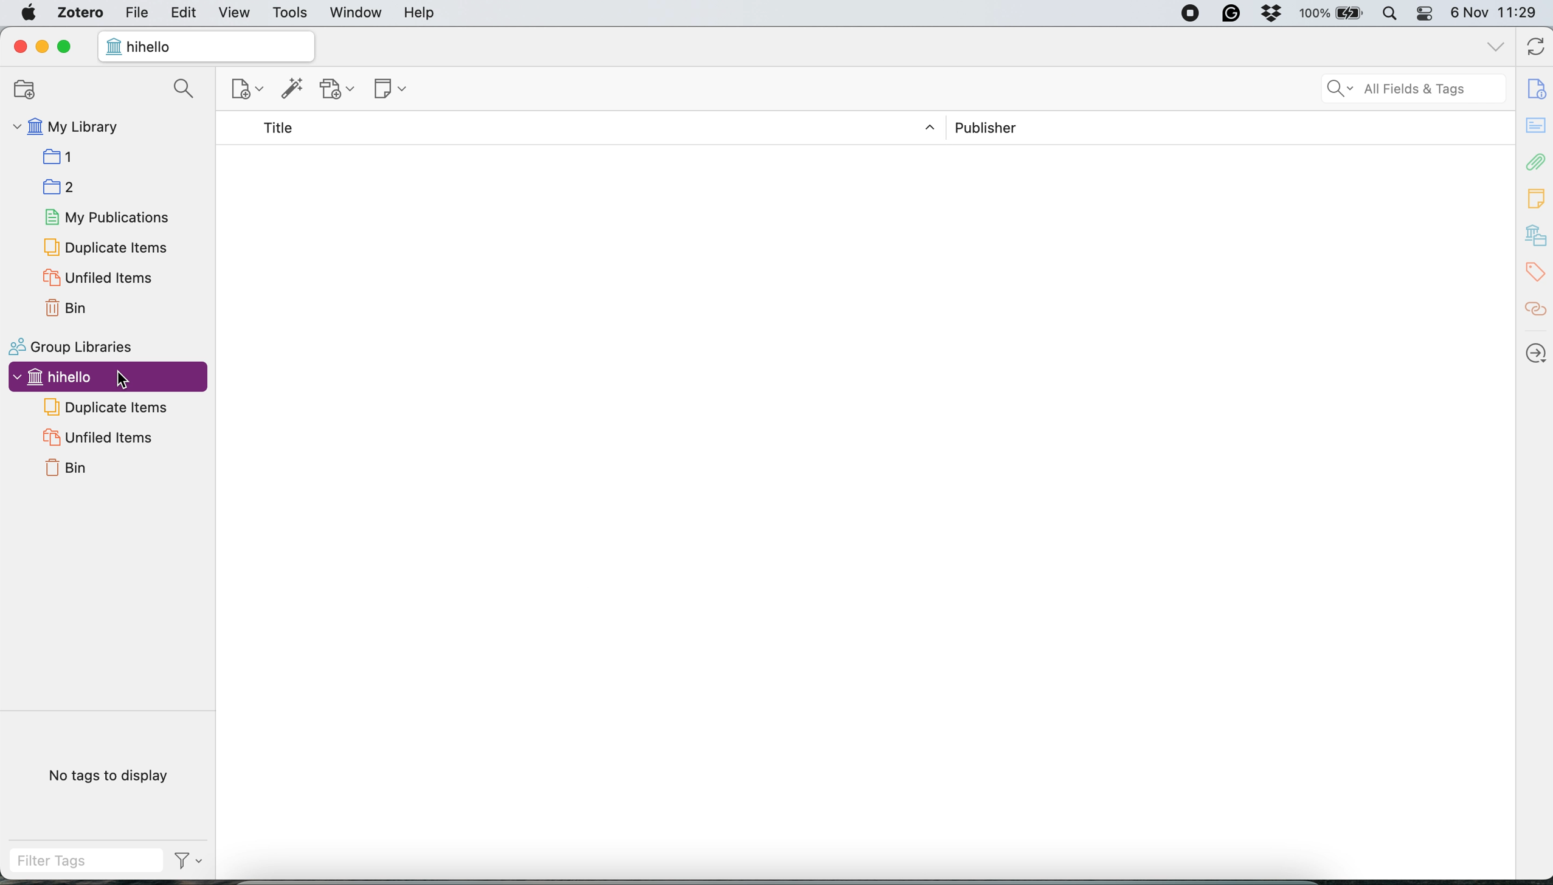 This screenshot has width=1553, height=885. What do you see at coordinates (1535, 126) in the screenshot?
I see `abstract` at bounding box center [1535, 126].